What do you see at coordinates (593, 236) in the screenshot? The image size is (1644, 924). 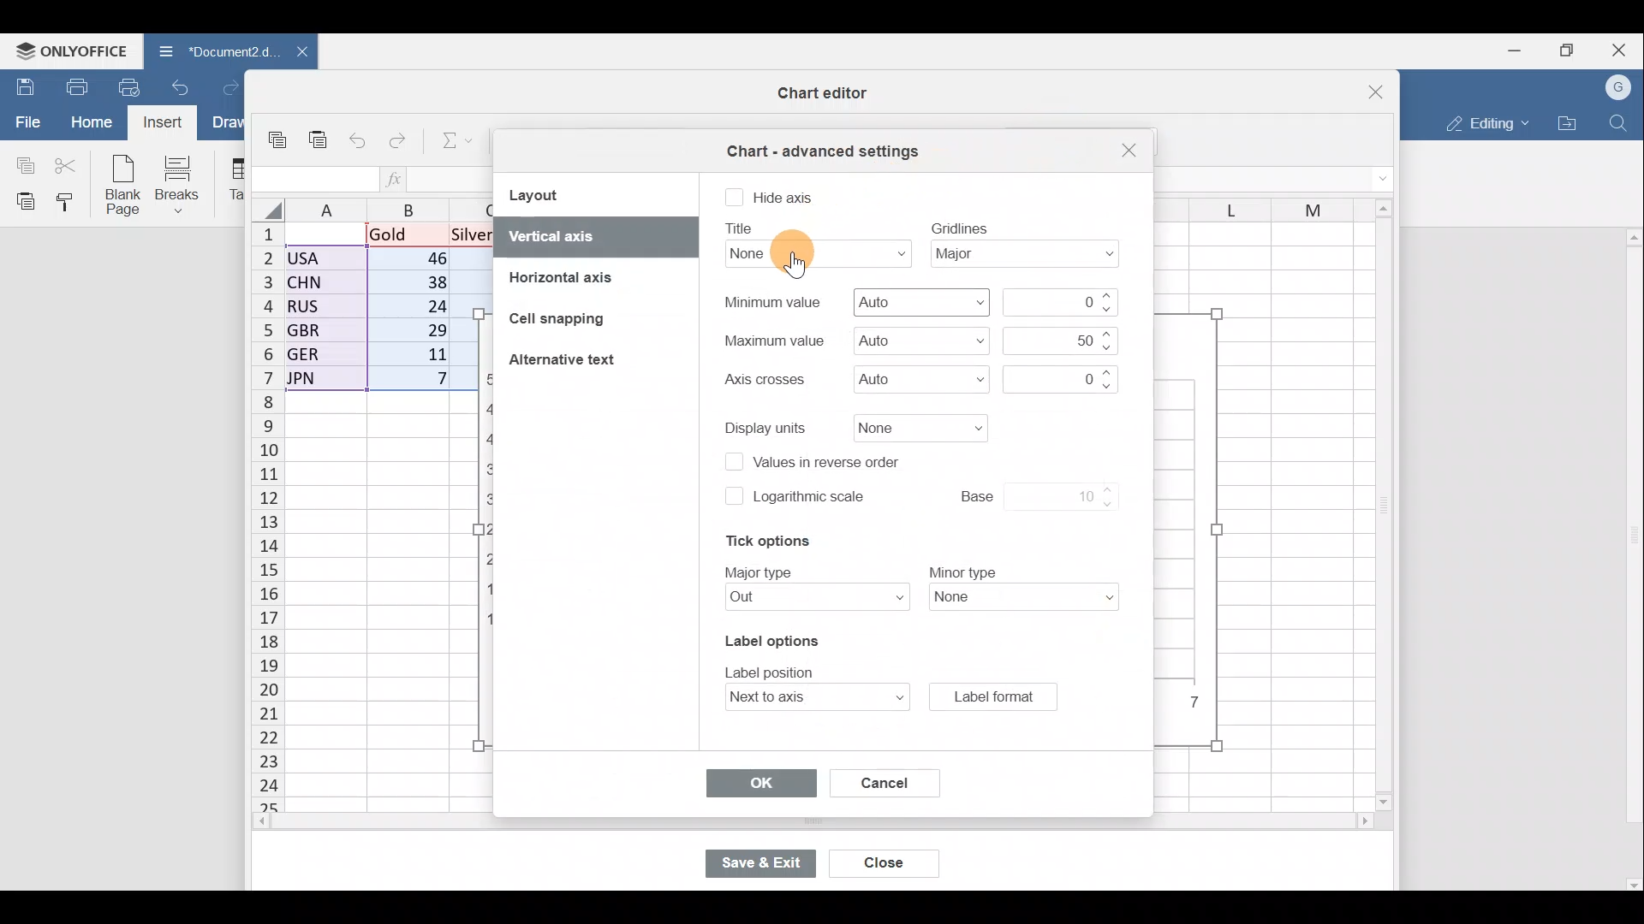 I see `Vertical axis` at bounding box center [593, 236].